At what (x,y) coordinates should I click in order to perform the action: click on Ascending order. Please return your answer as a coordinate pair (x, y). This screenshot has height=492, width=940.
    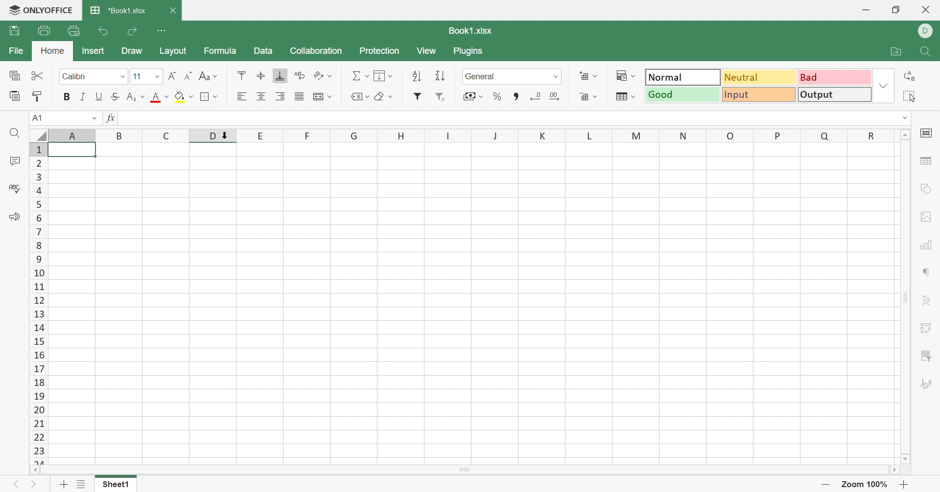
    Looking at the image, I should click on (417, 75).